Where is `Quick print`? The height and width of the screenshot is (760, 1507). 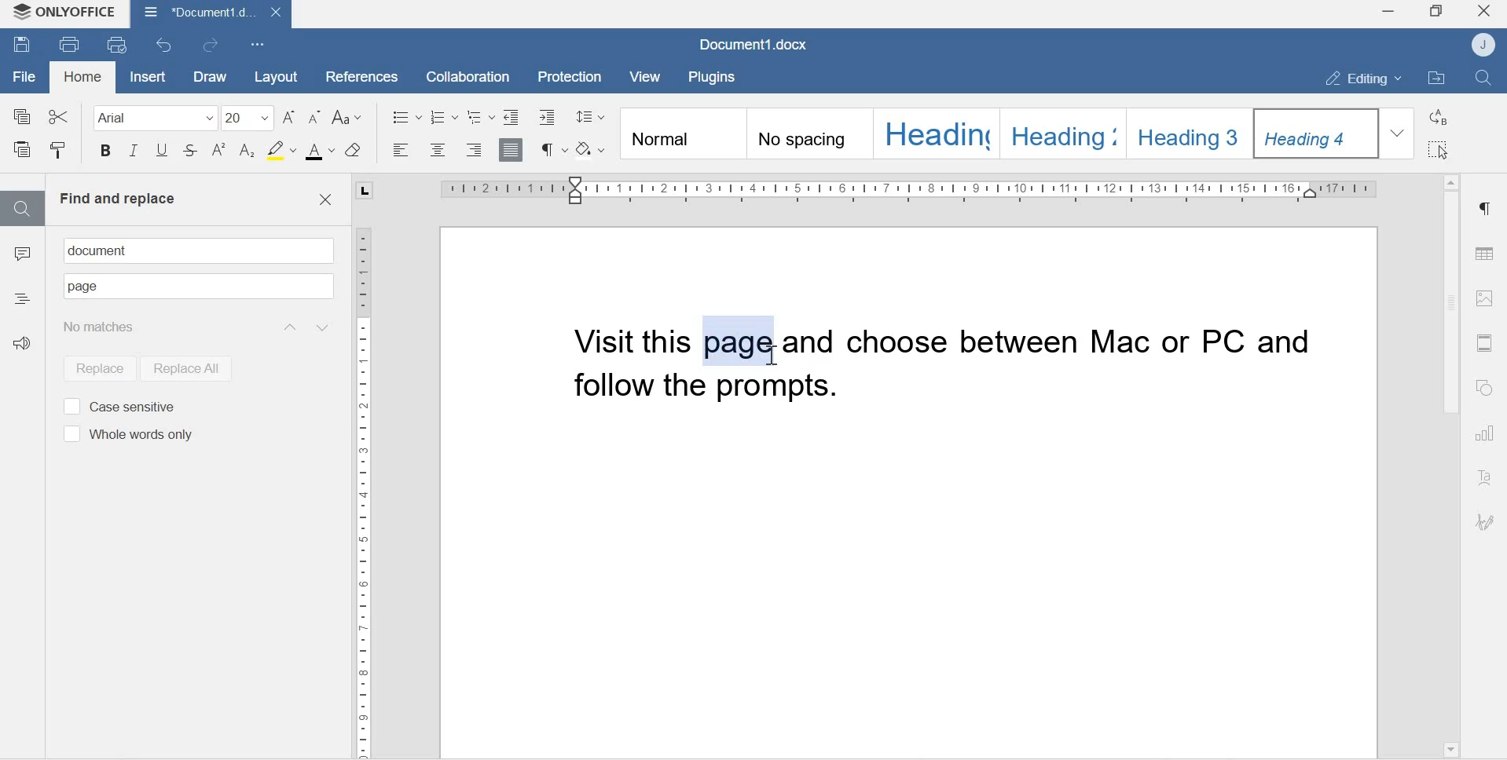 Quick print is located at coordinates (119, 46).